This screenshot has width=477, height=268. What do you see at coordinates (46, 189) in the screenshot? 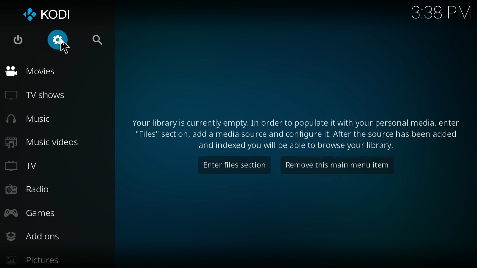
I see `radio` at bounding box center [46, 189].